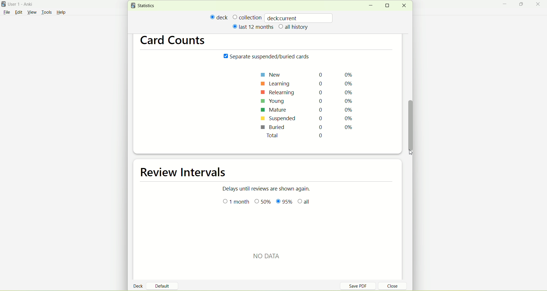 The image size is (547, 291). Describe the element at coordinates (413, 154) in the screenshot. I see `cursor` at that location.